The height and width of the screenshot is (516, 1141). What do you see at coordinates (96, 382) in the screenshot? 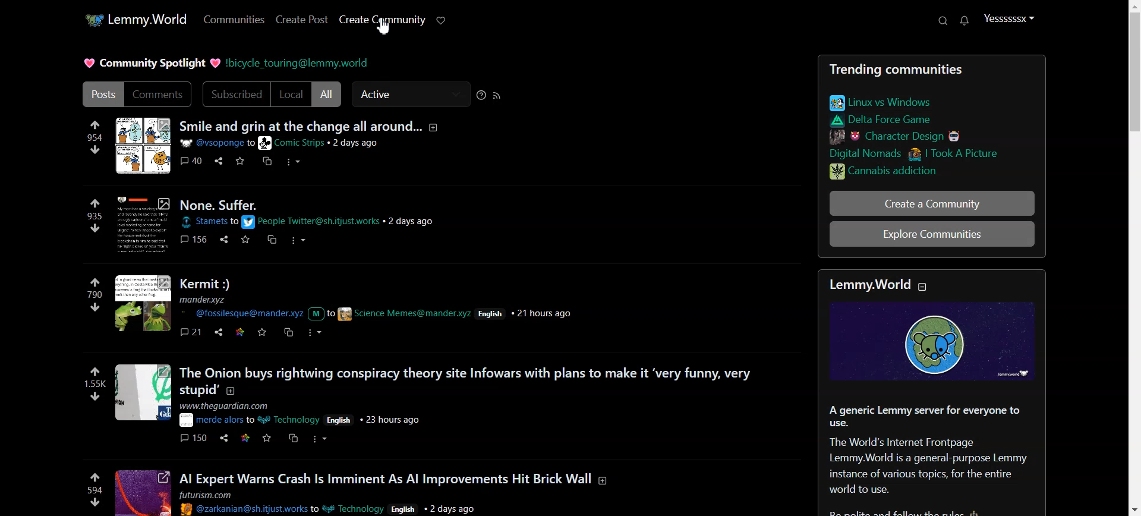
I see `numbers` at bounding box center [96, 382].